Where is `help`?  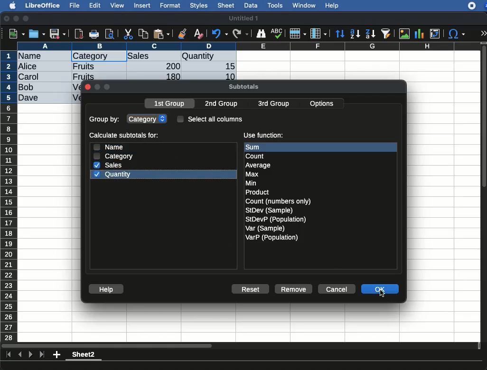
help is located at coordinates (106, 289).